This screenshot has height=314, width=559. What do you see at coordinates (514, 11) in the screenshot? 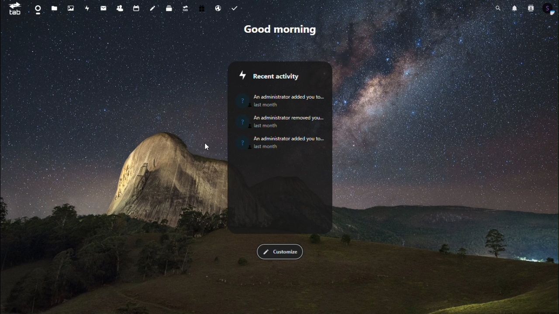
I see `notification` at bounding box center [514, 11].